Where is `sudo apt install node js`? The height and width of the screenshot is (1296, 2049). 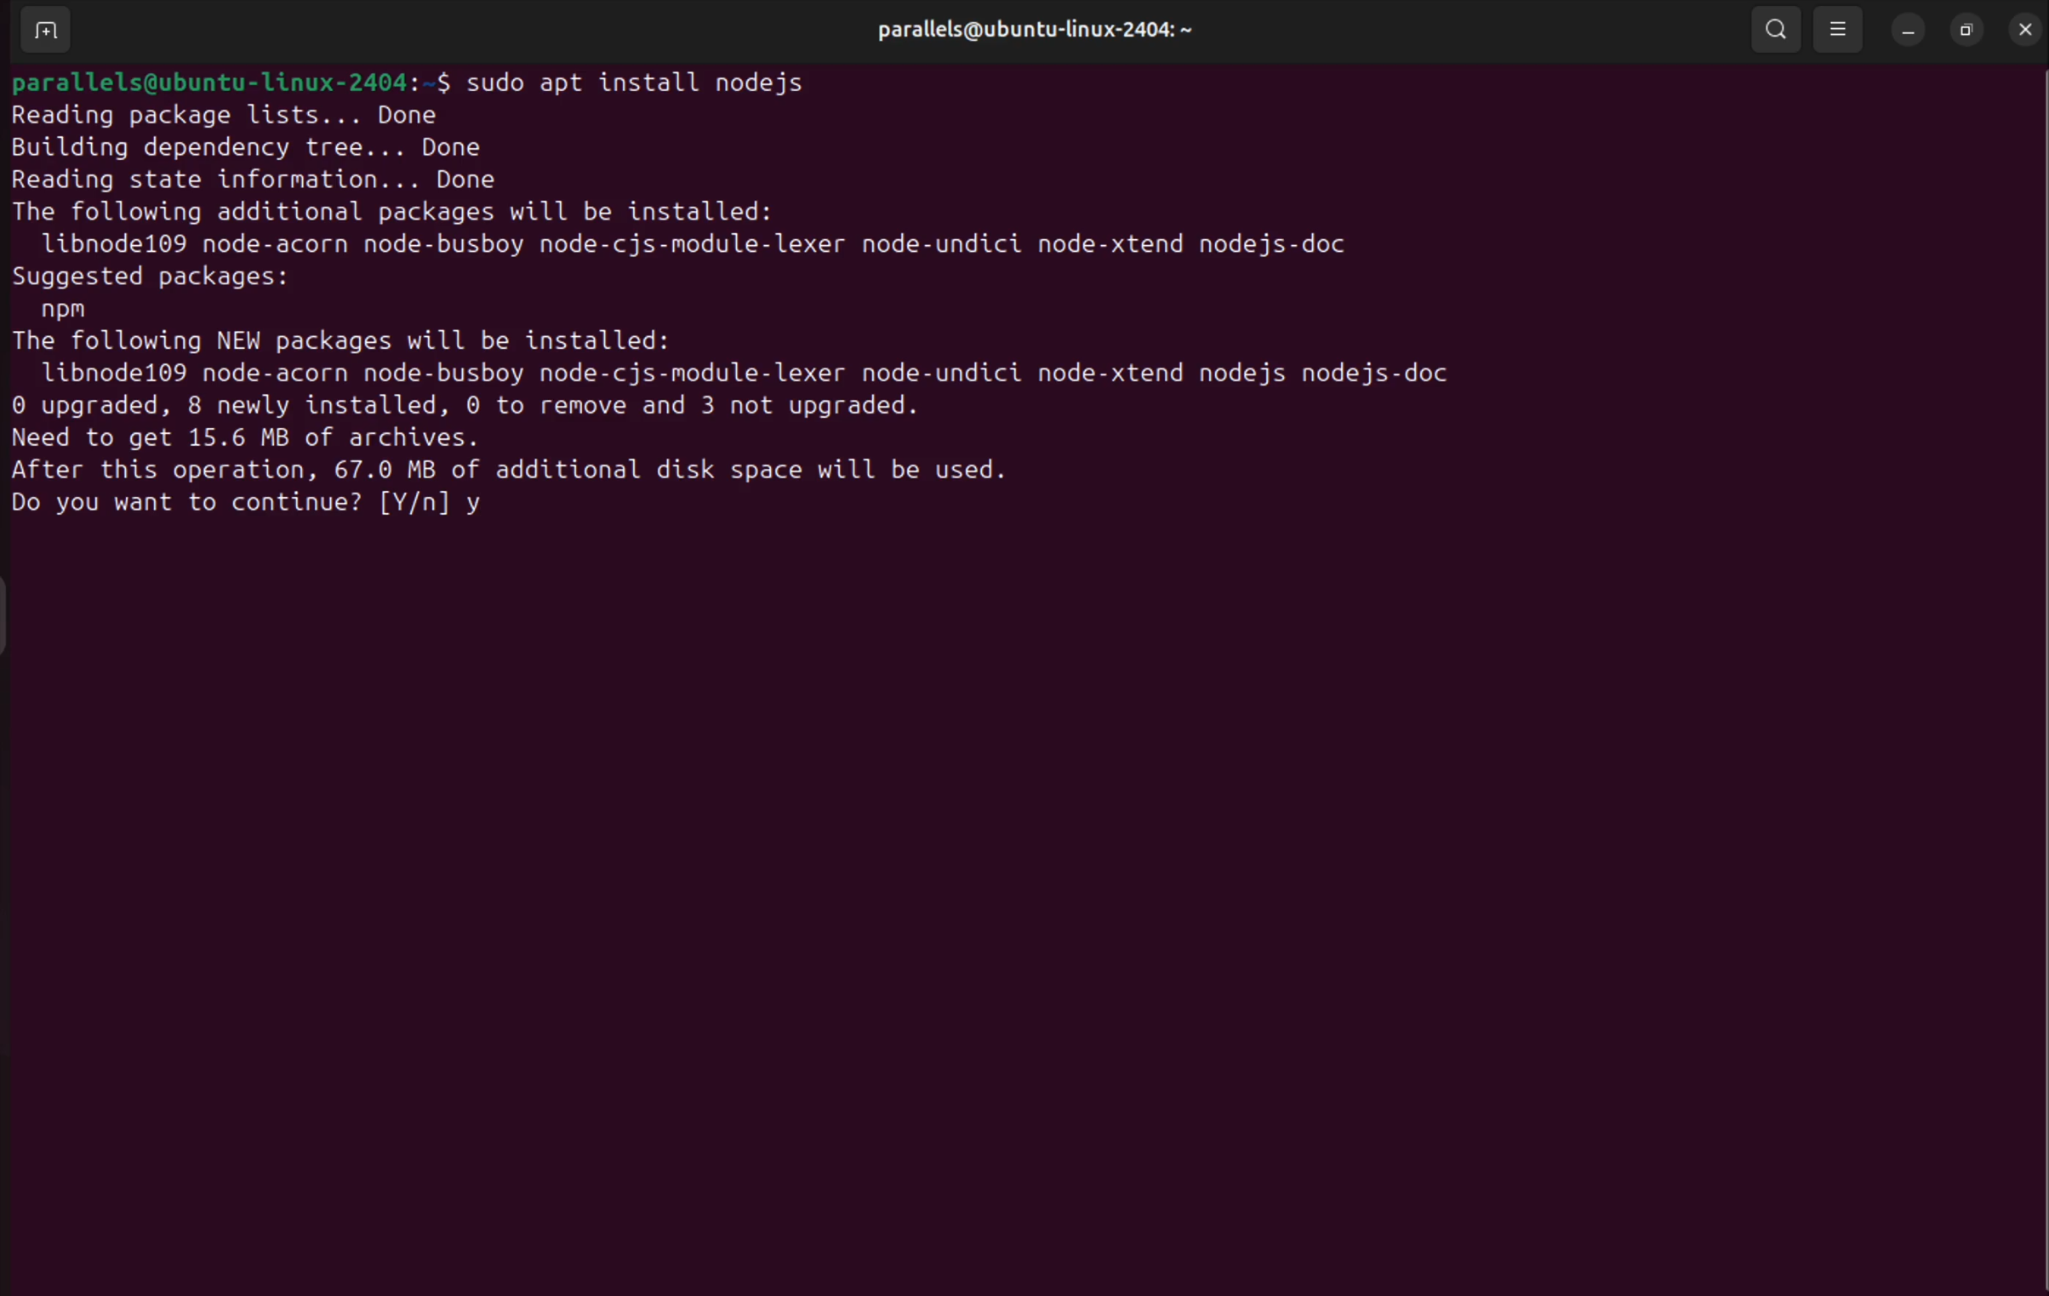
sudo apt install node js is located at coordinates (648, 78).